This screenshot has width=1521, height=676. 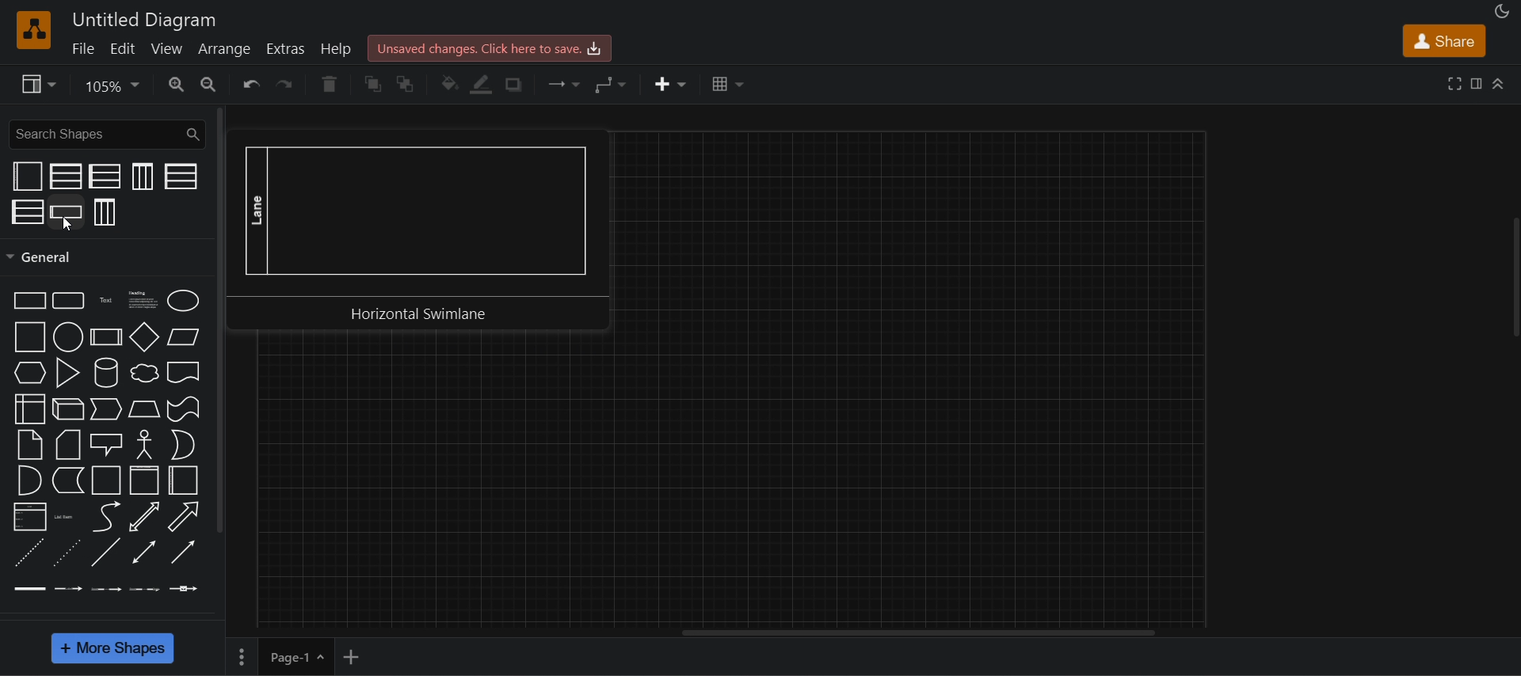 What do you see at coordinates (28, 176) in the screenshot?
I see `container` at bounding box center [28, 176].